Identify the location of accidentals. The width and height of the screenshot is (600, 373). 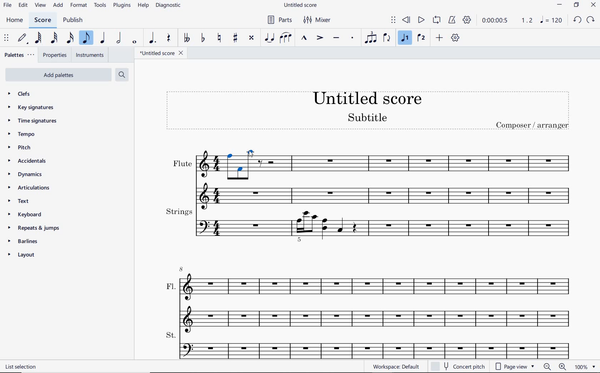
(26, 161).